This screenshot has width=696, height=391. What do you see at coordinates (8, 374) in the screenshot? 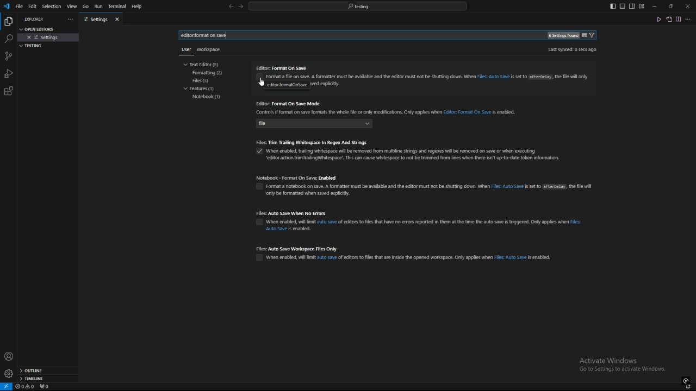
I see `settings` at bounding box center [8, 374].